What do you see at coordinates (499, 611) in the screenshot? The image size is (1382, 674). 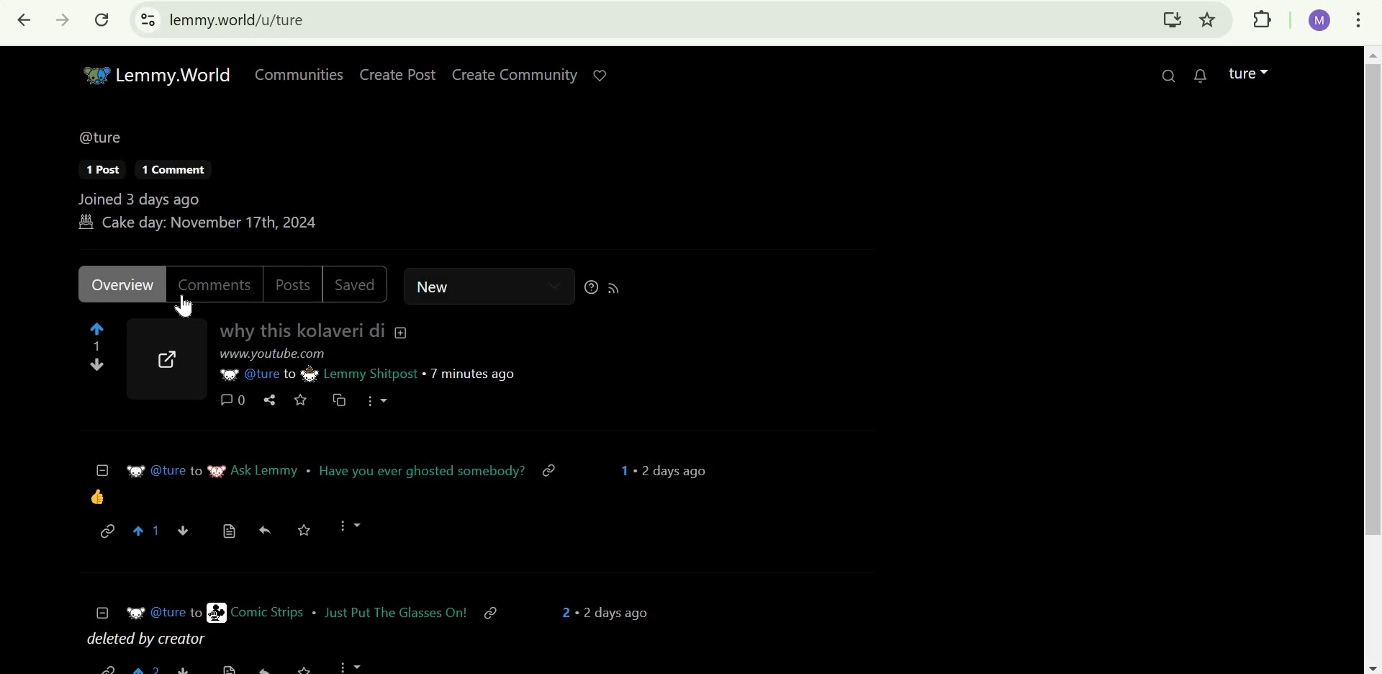 I see `link` at bounding box center [499, 611].